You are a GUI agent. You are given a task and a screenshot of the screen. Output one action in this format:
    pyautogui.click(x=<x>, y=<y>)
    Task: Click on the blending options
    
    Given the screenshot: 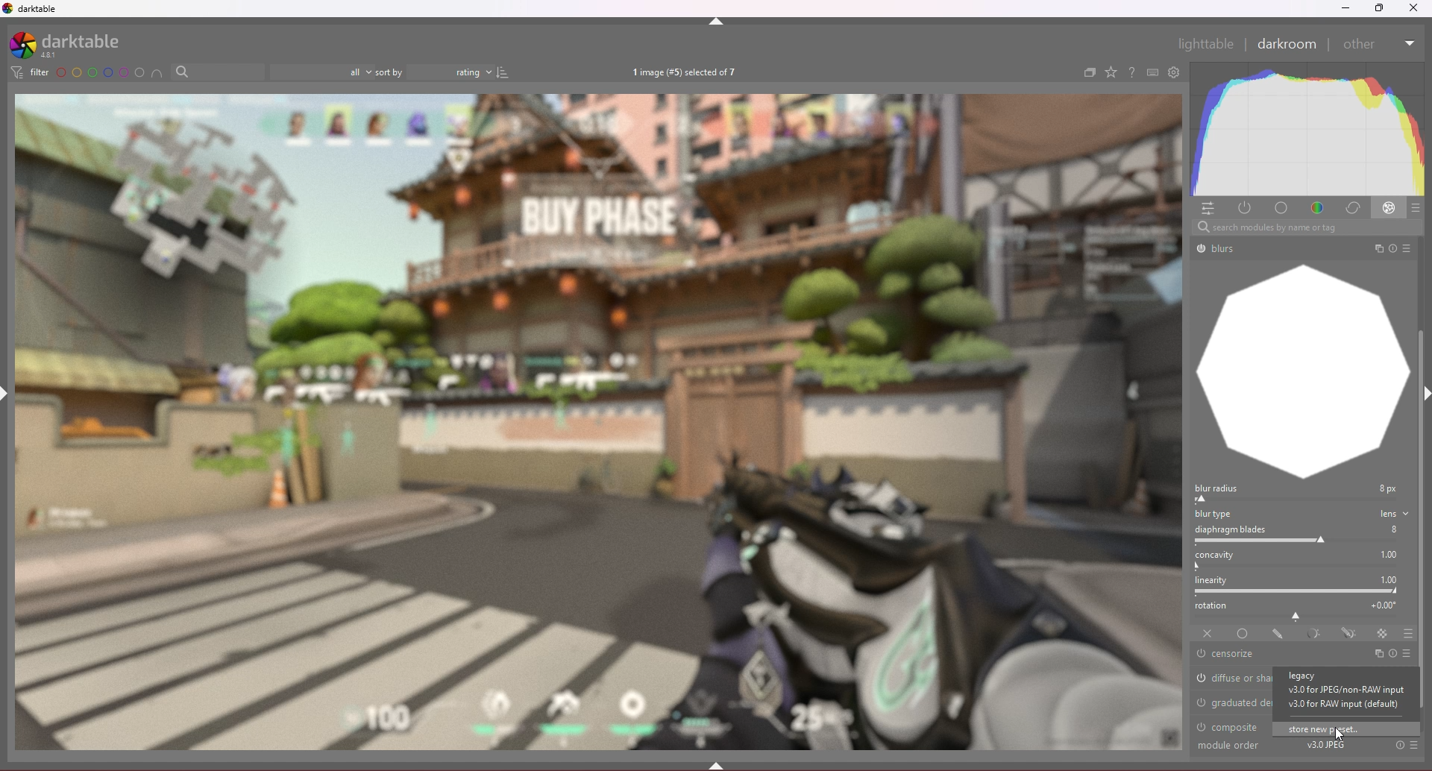 What is the action you would take?
    pyautogui.click(x=1408, y=634)
    